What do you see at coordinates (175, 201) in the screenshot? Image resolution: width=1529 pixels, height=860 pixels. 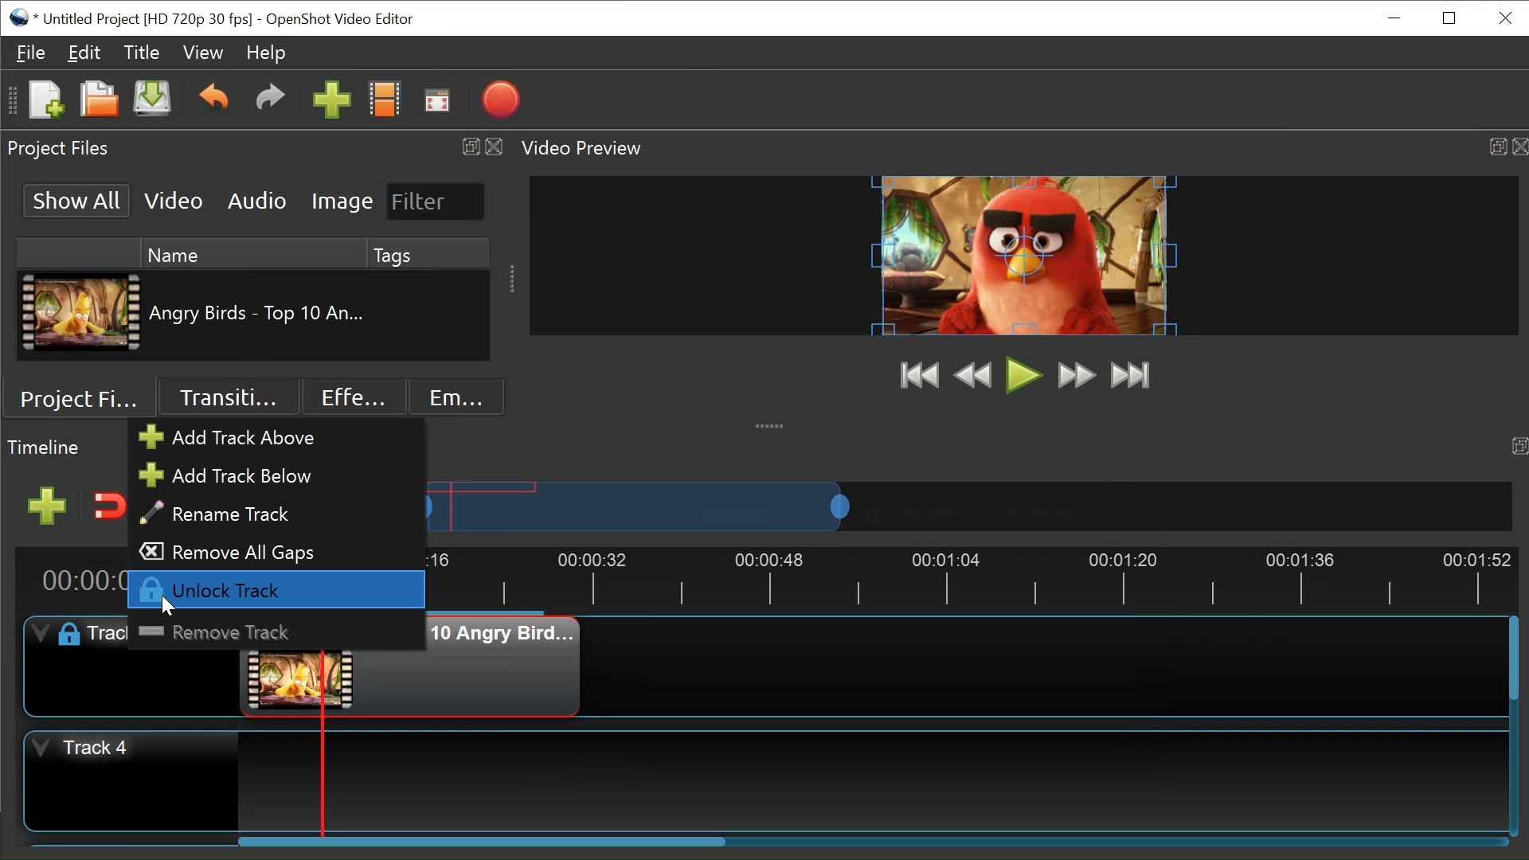 I see `Video` at bounding box center [175, 201].